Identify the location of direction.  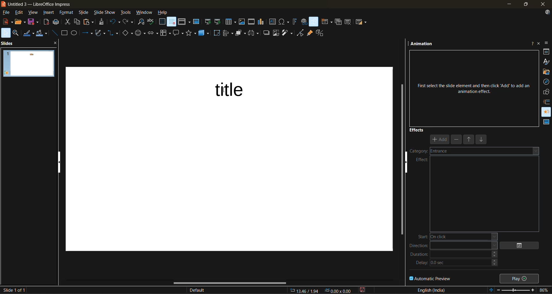
(453, 247).